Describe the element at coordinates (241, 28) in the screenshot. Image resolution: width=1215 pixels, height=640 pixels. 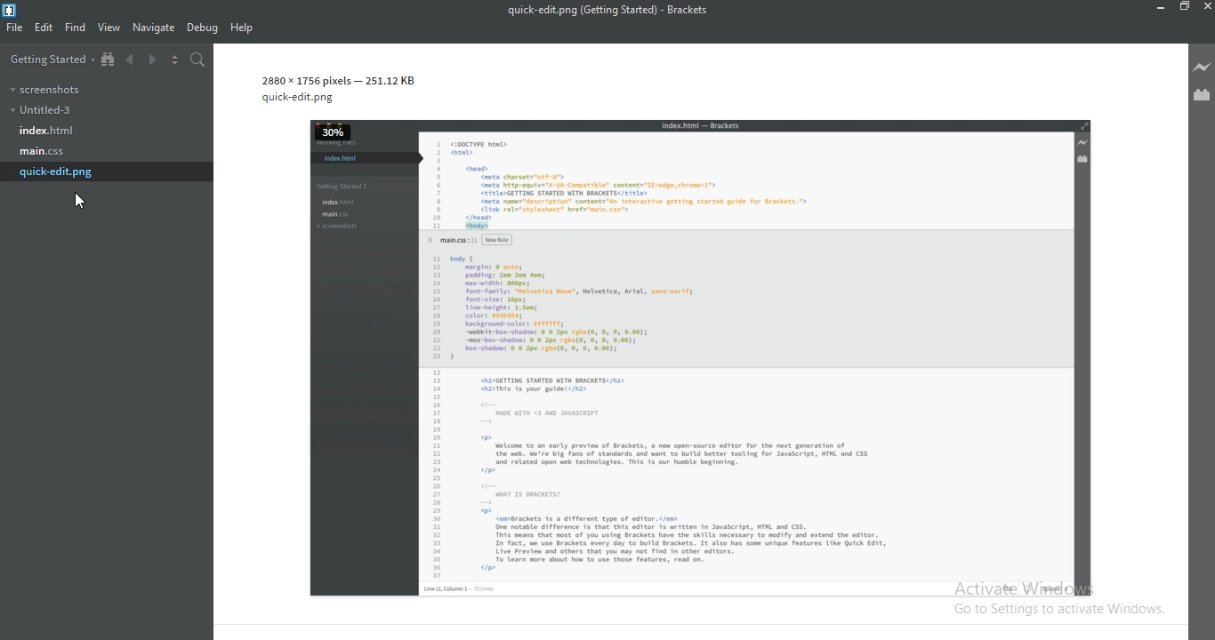
I see `help` at that location.